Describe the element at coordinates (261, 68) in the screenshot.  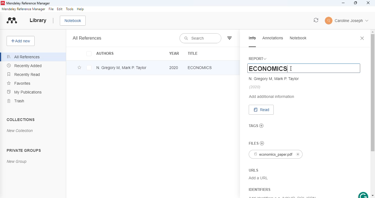
I see `ECONOMICS` at that location.